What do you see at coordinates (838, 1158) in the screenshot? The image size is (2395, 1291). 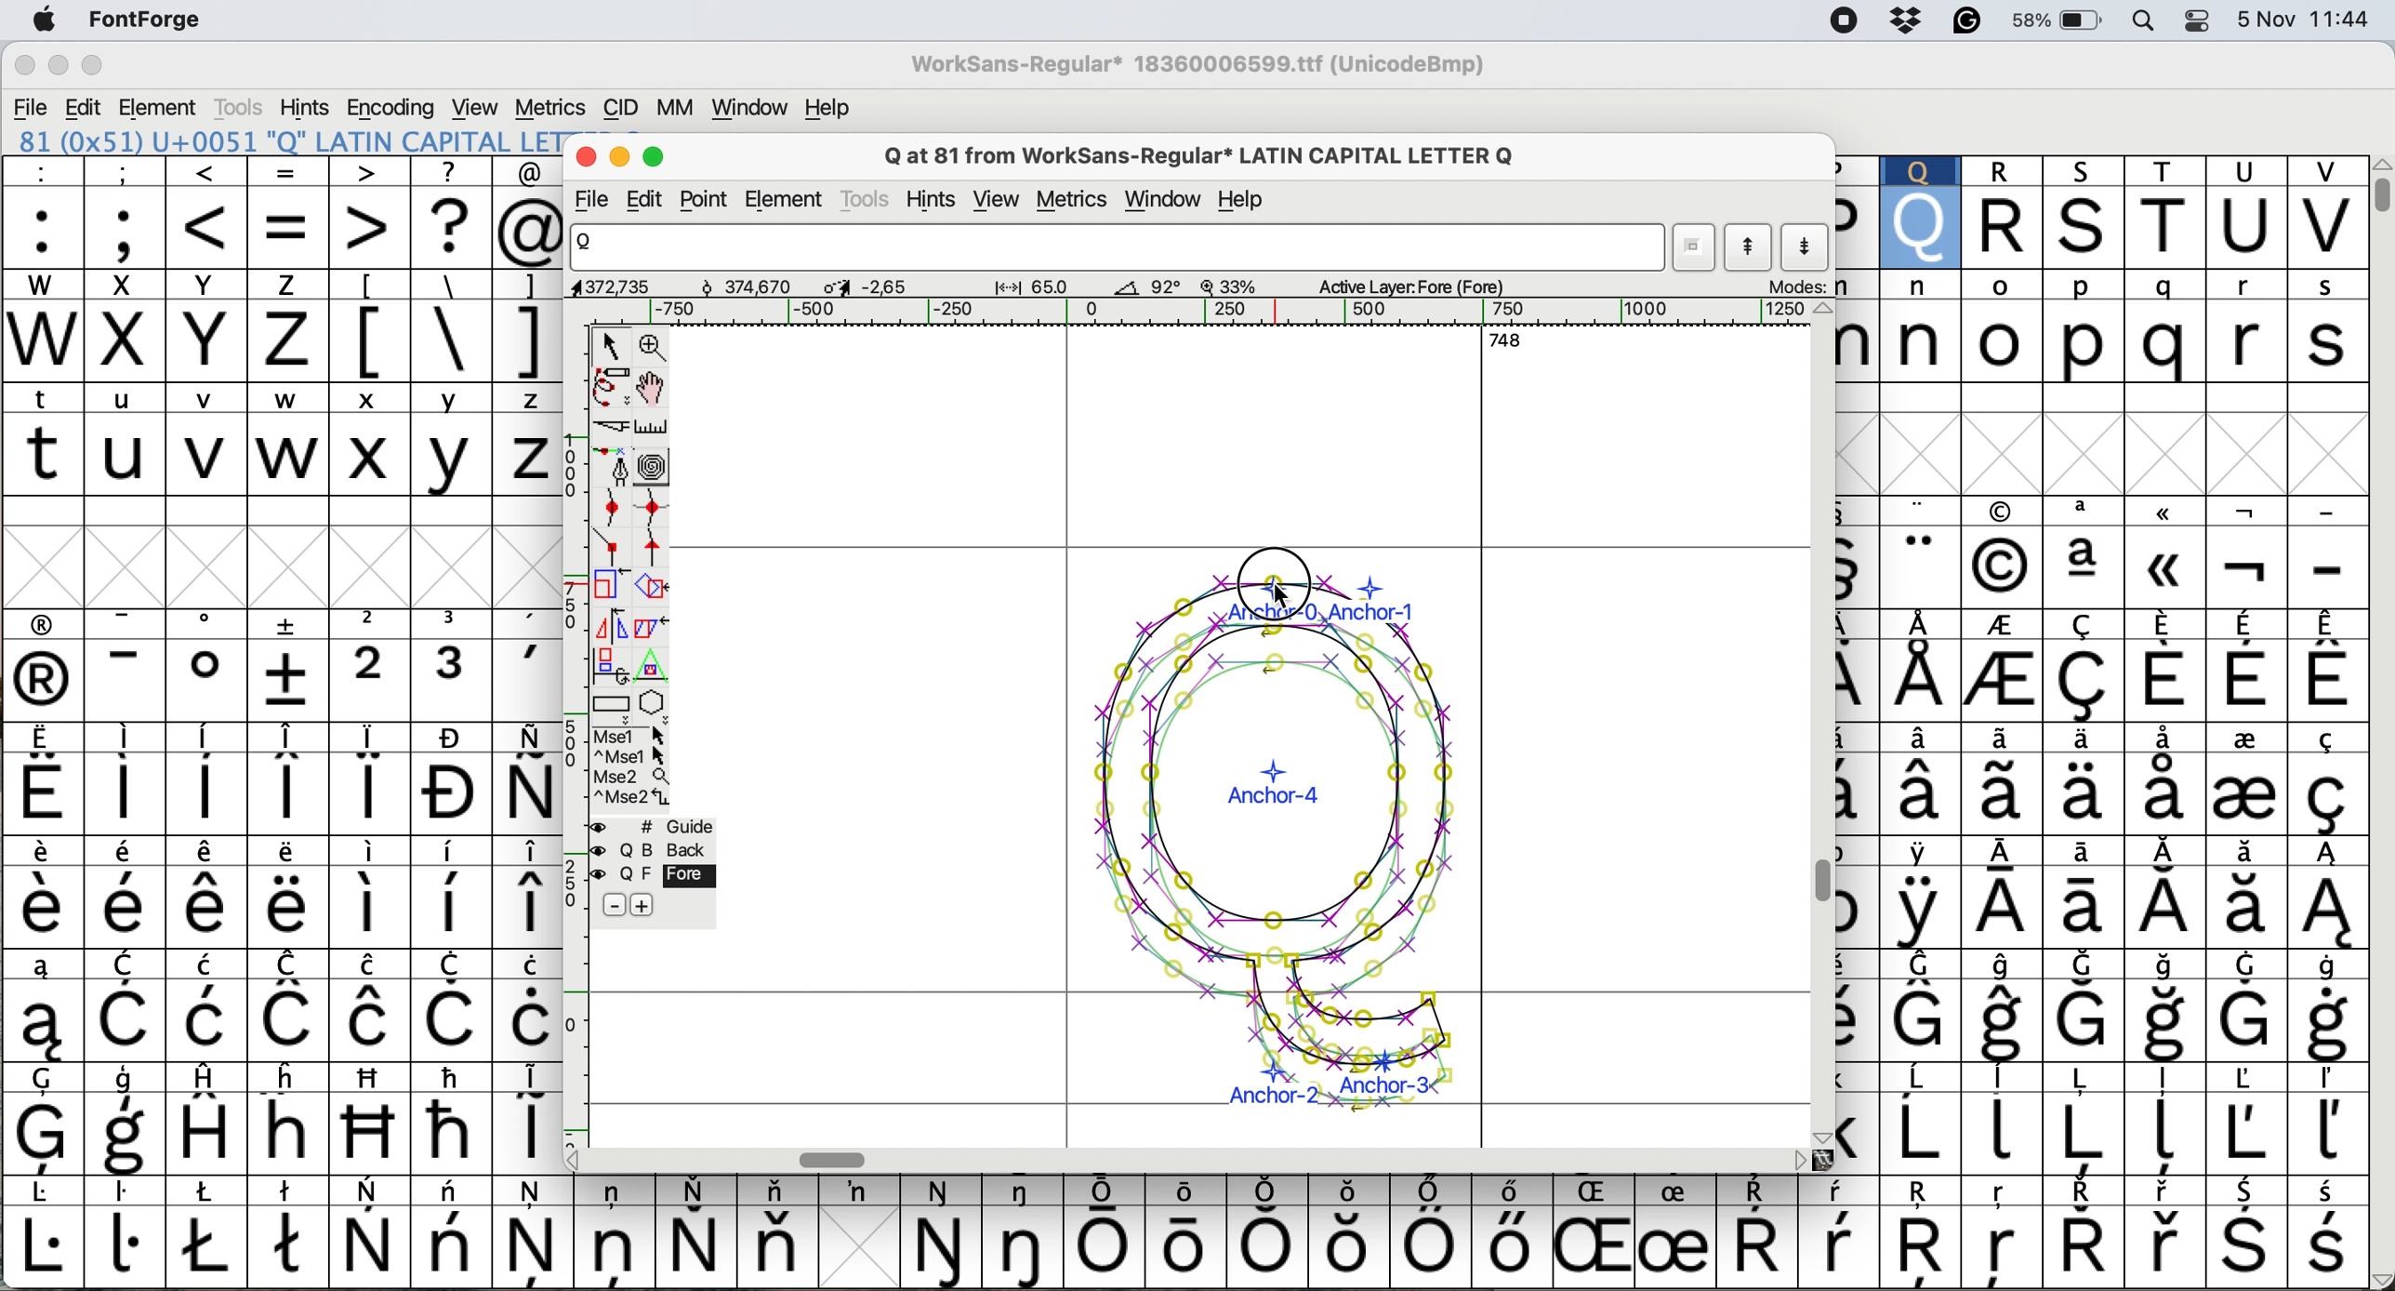 I see `horizontal scroll bar` at bounding box center [838, 1158].